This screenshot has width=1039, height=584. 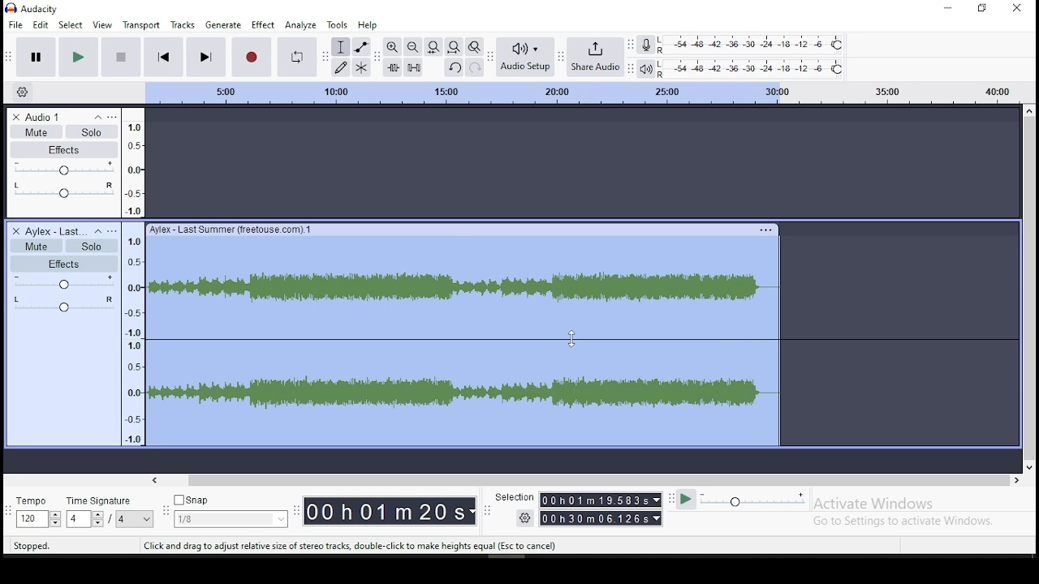 I want to click on transport, so click(x=144, y=24).